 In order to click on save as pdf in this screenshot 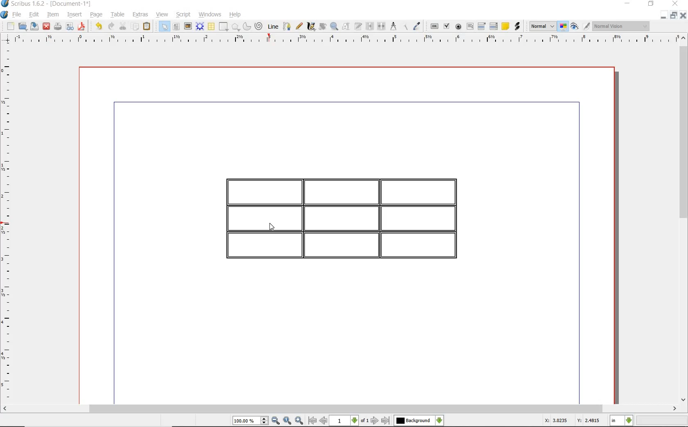, I will do `click(82, 27)`.